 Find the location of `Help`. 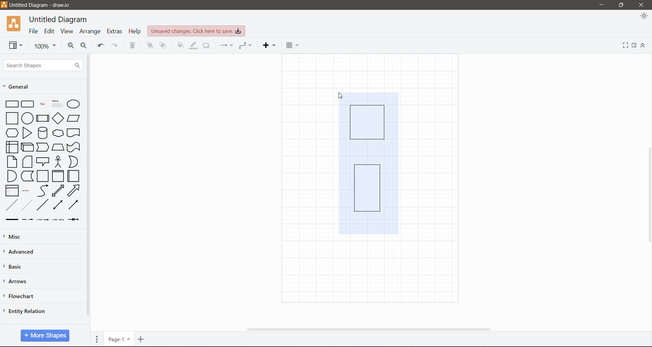

Help is located at coordinates (134, 31).